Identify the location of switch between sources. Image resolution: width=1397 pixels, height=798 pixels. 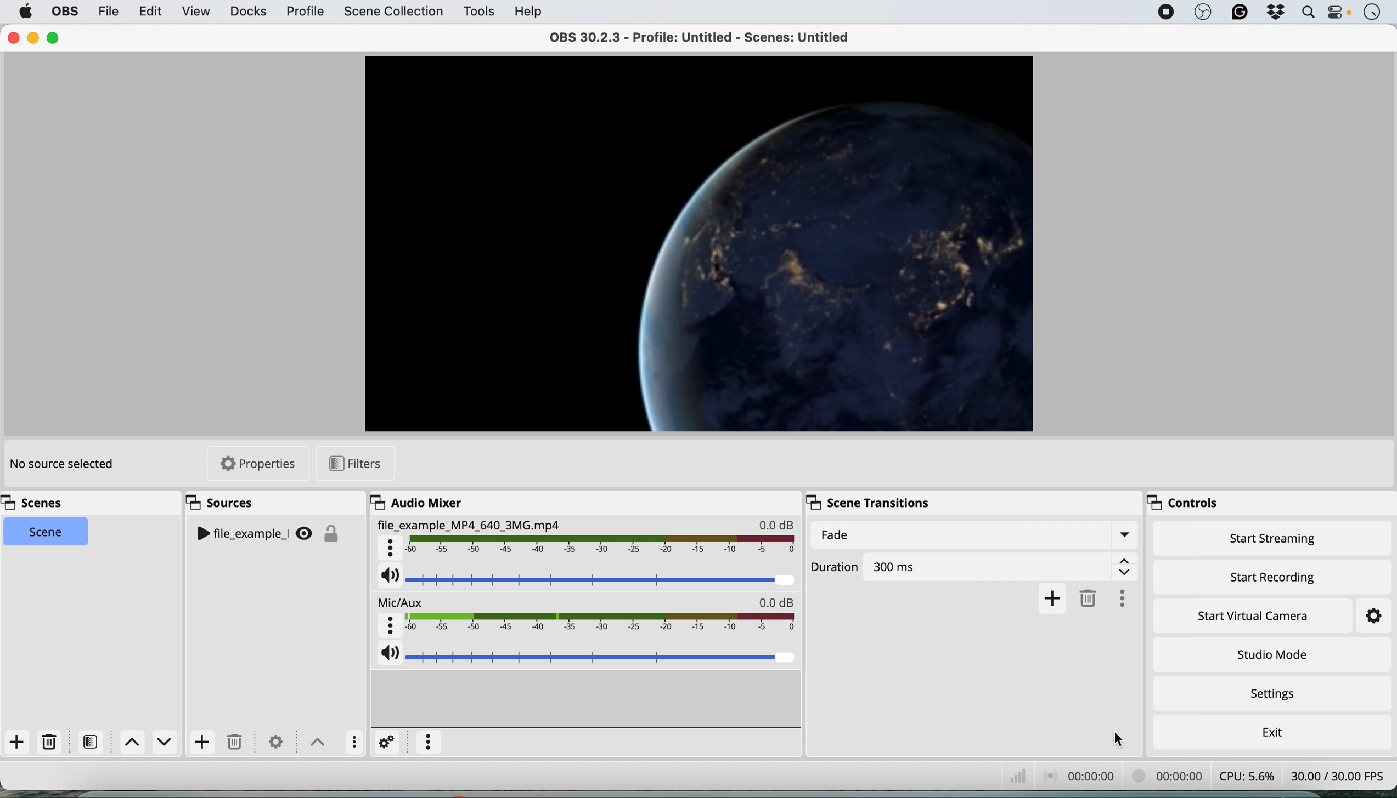
(314, 740).